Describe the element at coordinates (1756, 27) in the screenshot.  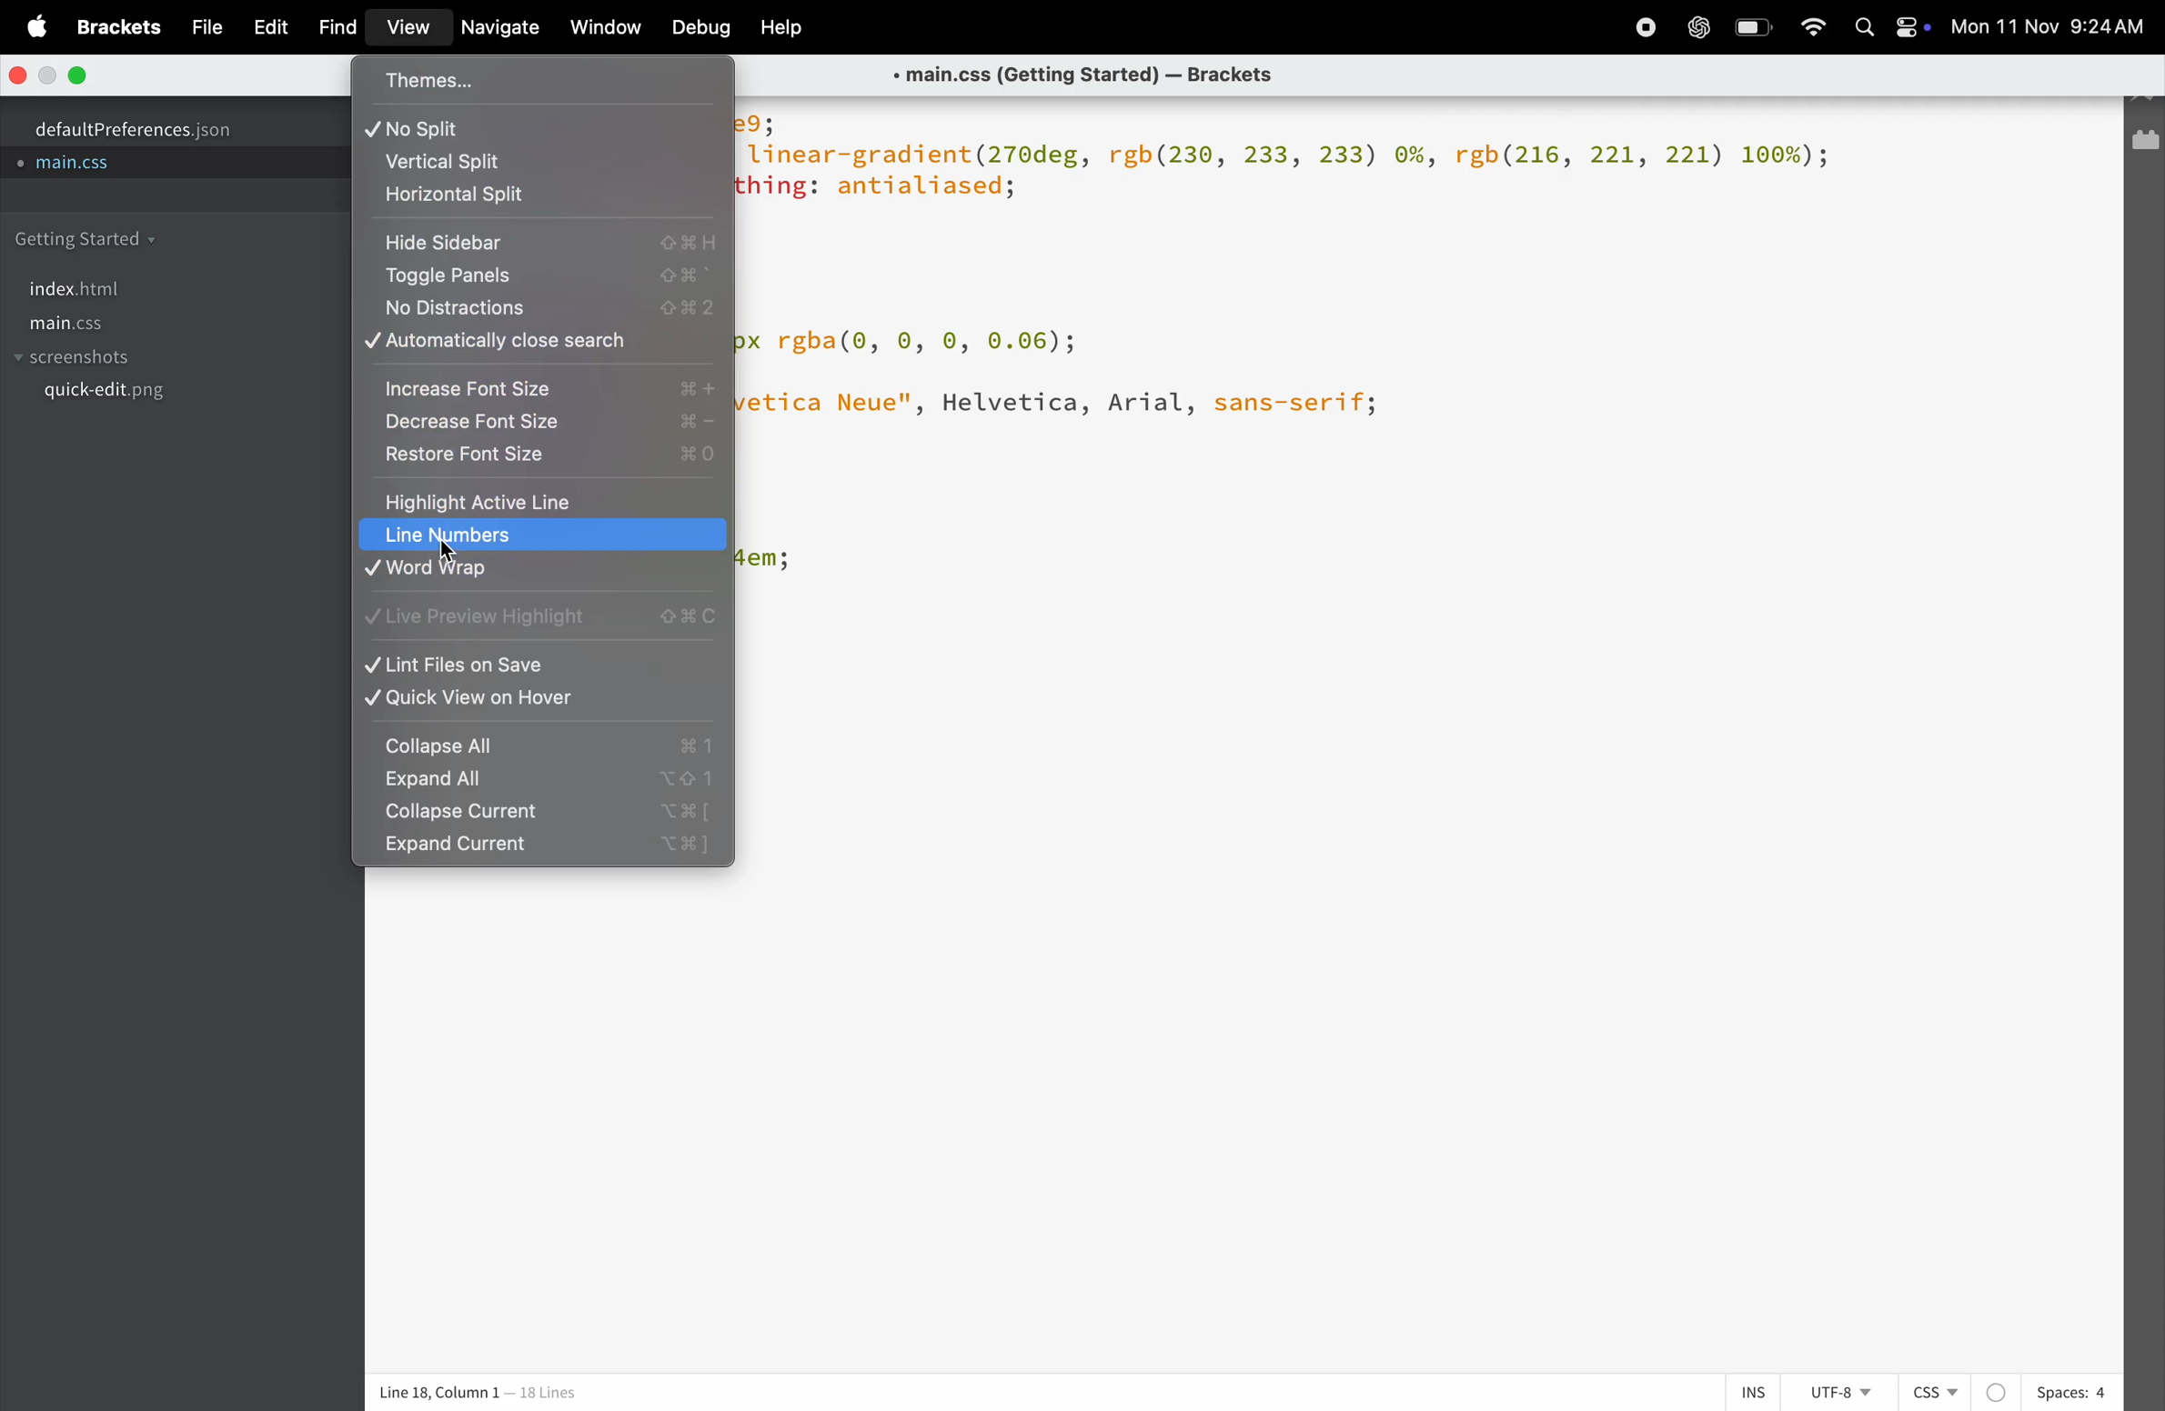
I see `` at that location.